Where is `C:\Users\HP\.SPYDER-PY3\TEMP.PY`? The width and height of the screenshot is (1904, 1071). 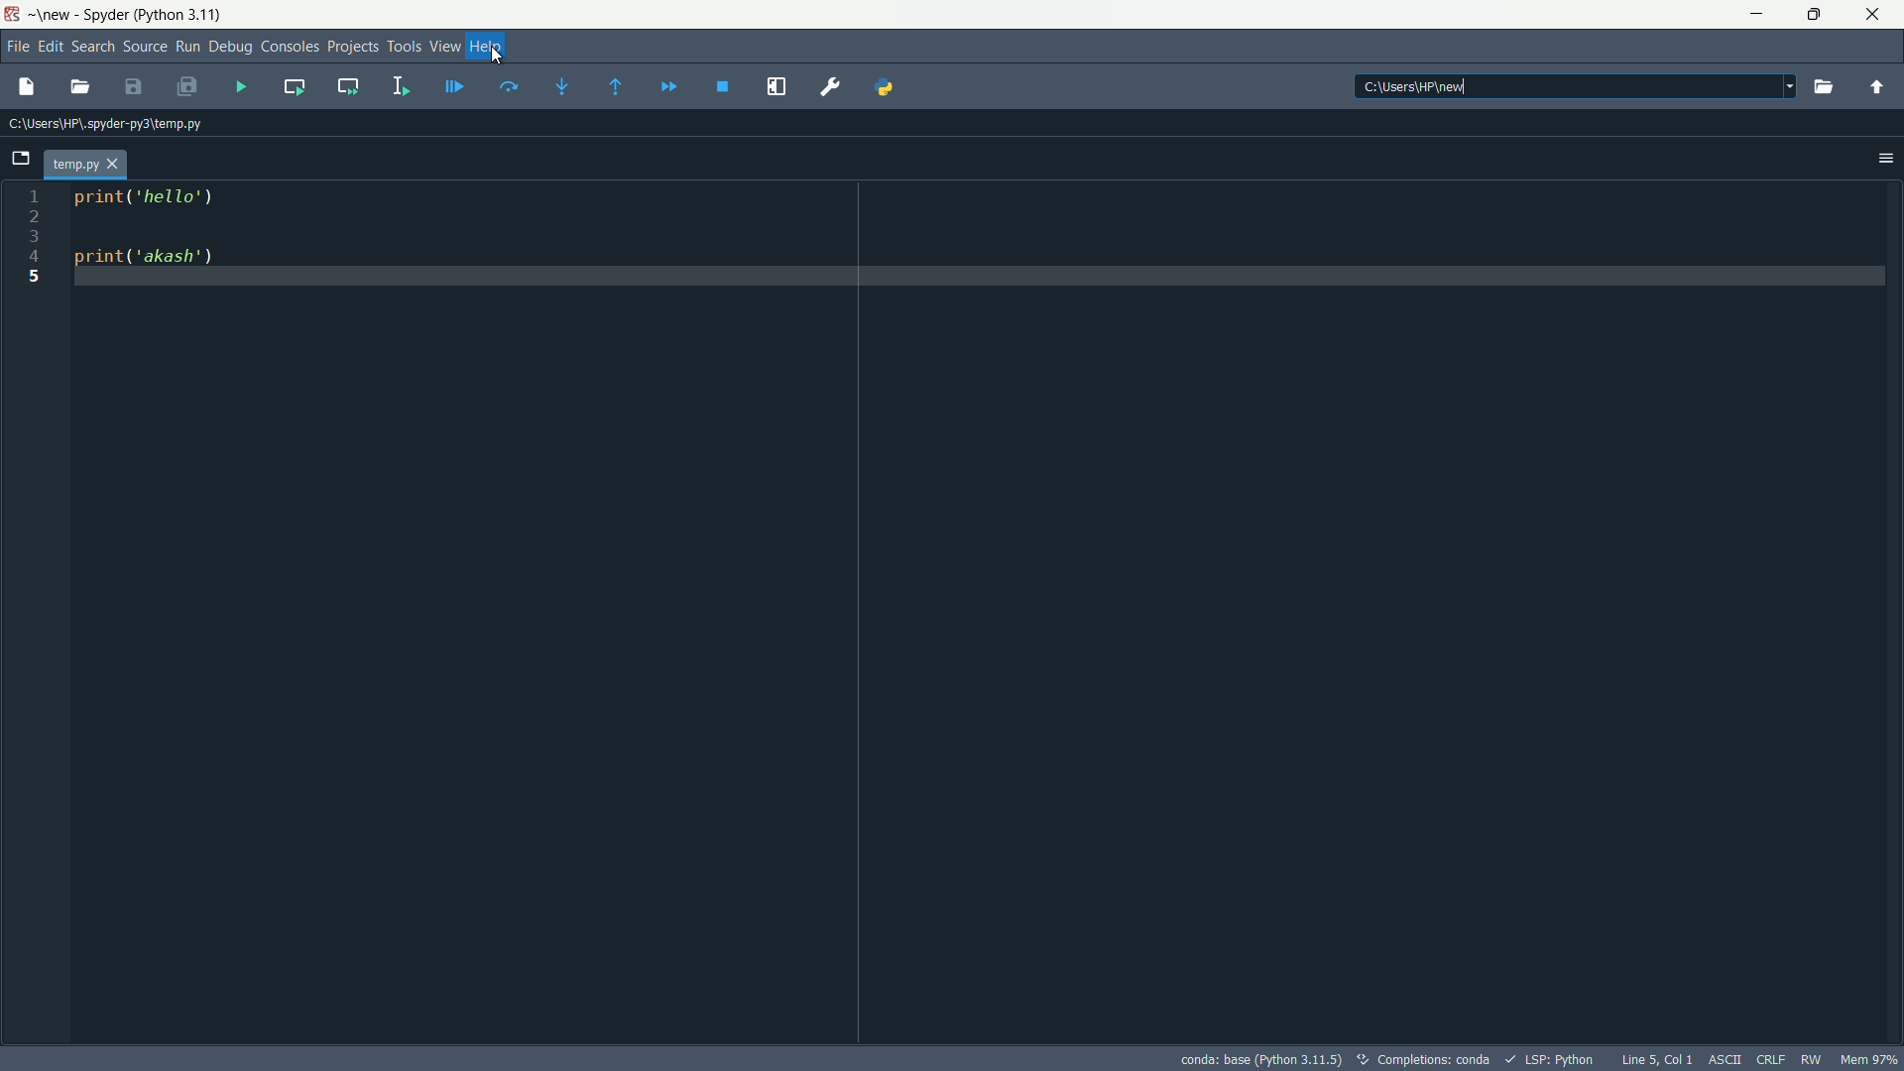
C:\Users\HP\.SPYDER-PY3\TEMP.PY is located at coordinates (112, 122).